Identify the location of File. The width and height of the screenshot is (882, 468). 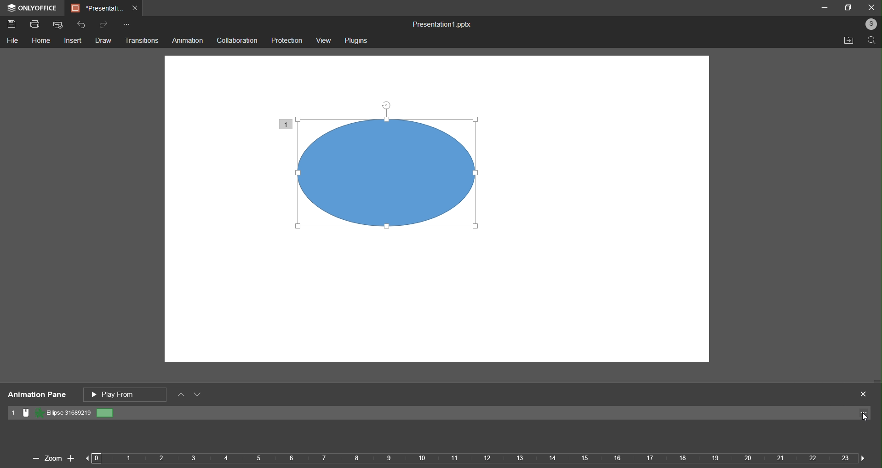
(14, 41).